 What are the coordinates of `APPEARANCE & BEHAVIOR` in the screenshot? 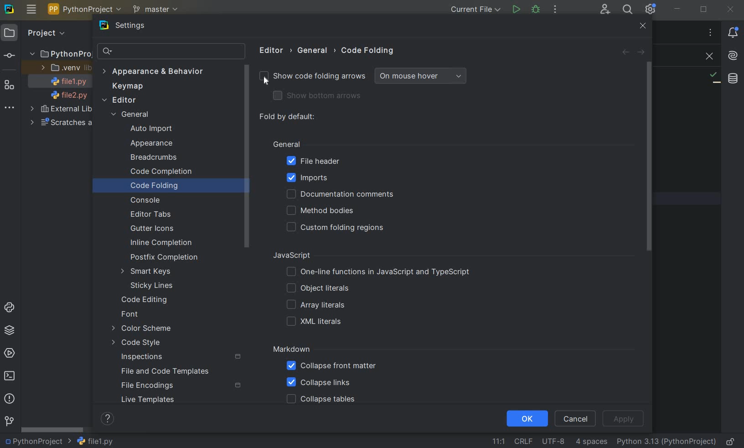 It's located at (153, 71).